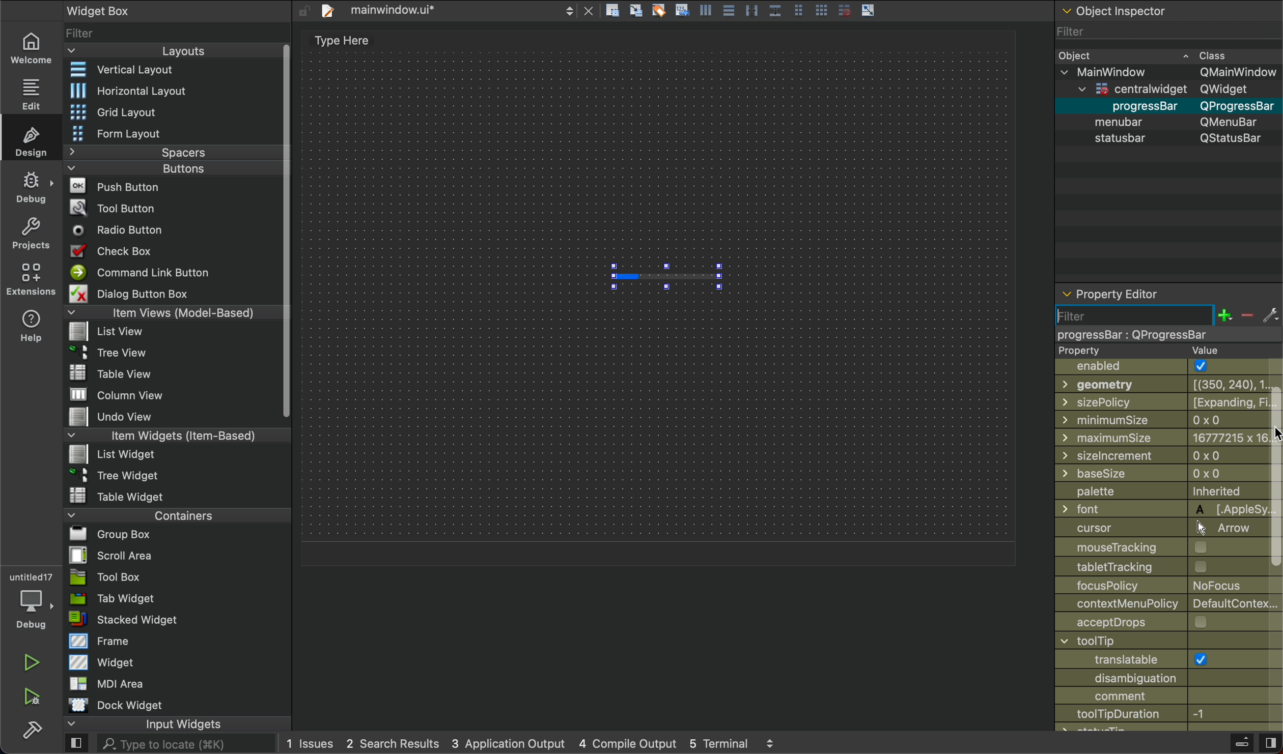  I want to click on File, so click(110, 332).